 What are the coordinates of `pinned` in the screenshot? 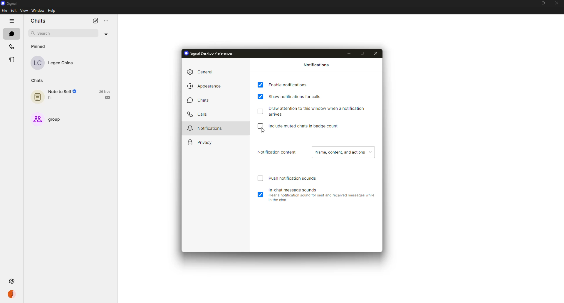 It's located at (38, 46).